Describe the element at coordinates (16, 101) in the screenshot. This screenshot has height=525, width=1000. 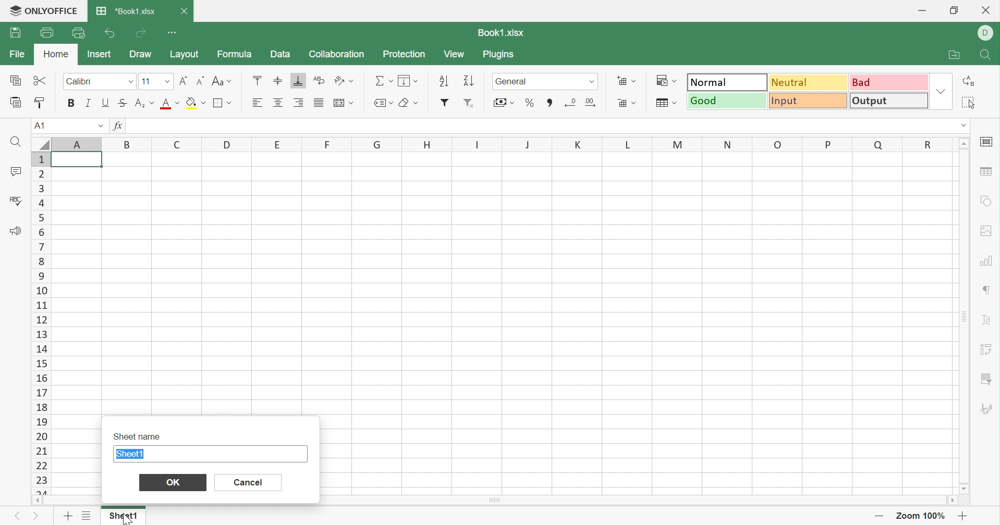
I see `Paste` at that location.